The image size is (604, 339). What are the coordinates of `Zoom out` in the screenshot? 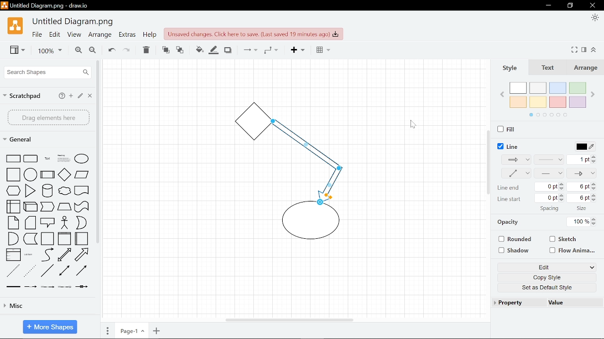 It's located at (92, 50).